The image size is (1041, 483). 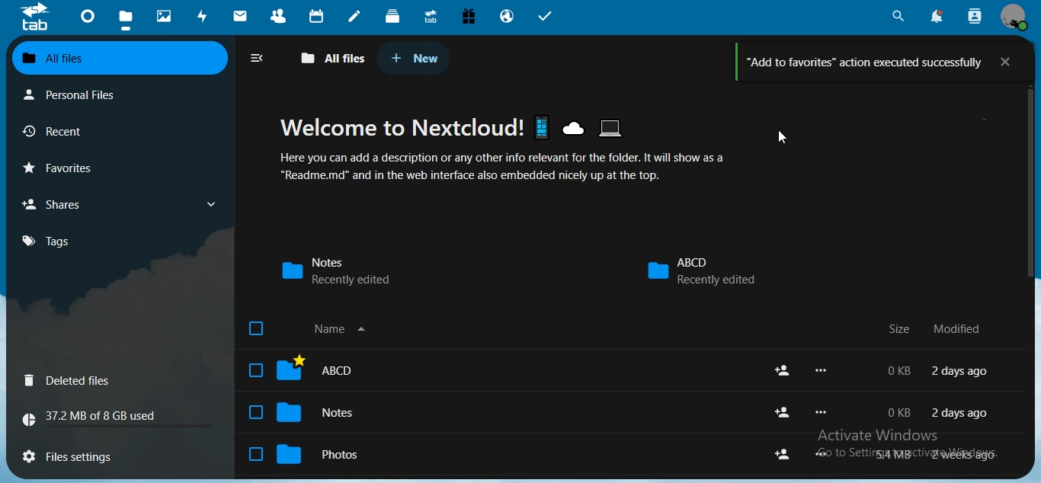 I want to click on name, so click(x=312, y=329).